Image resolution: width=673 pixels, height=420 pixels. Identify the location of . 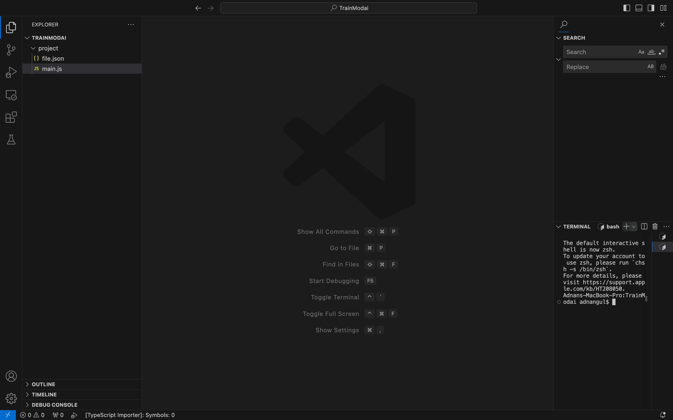
(662, 247).